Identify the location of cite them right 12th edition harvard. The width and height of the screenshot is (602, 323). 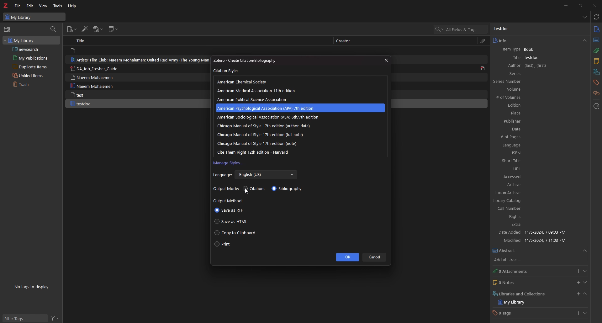
(255, 152).